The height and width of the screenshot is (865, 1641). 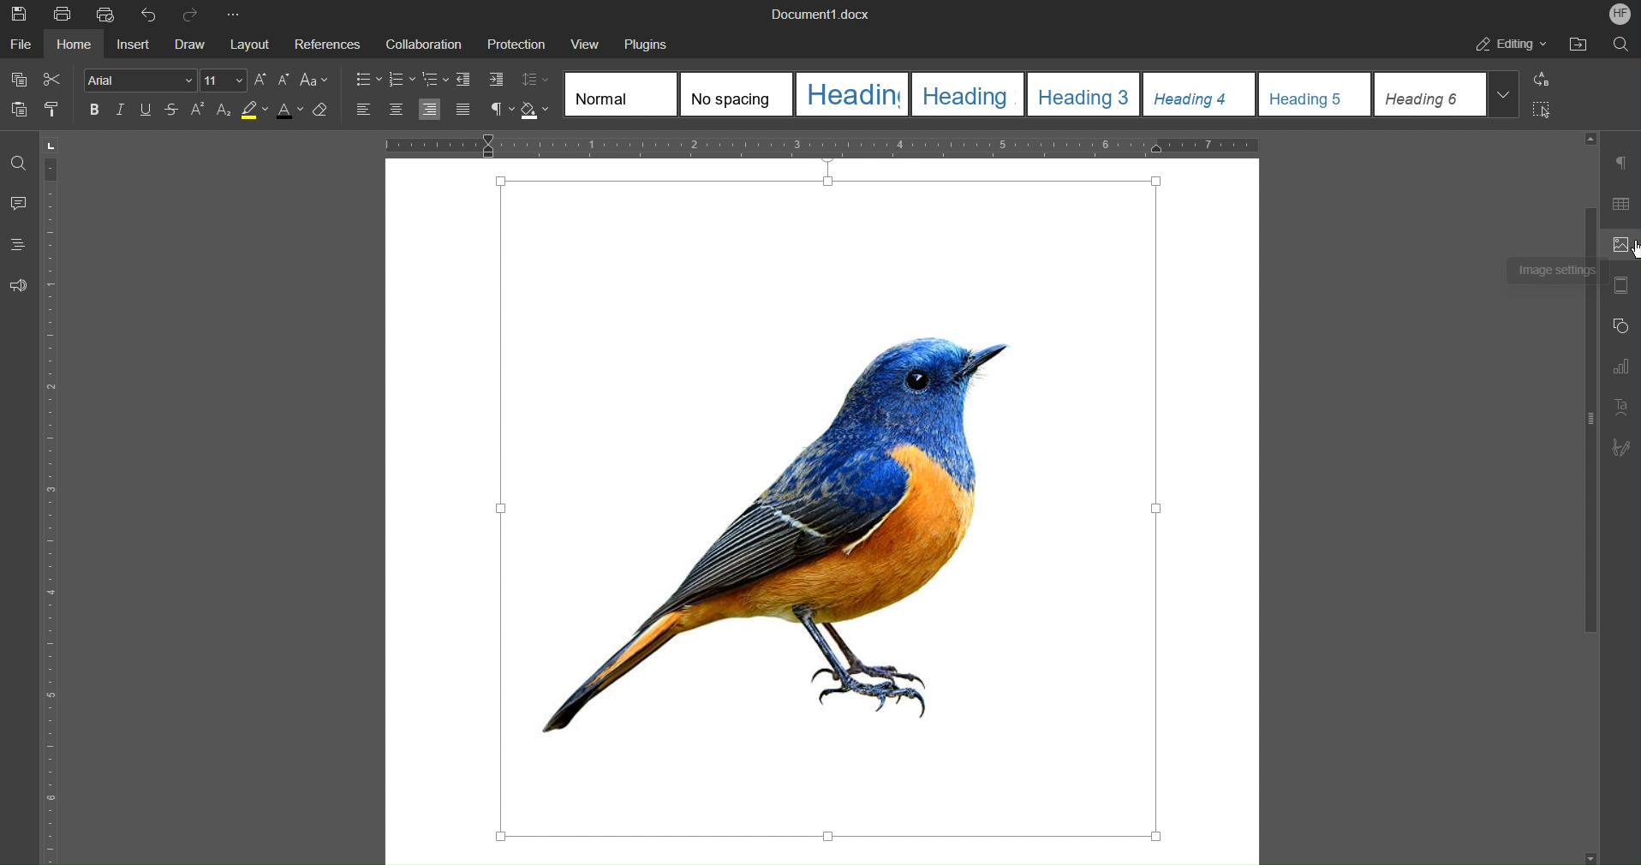 What do you see at coordinates (1620, 202) in the screenshot?
I see `Table` at bounding box center [1620, 202].